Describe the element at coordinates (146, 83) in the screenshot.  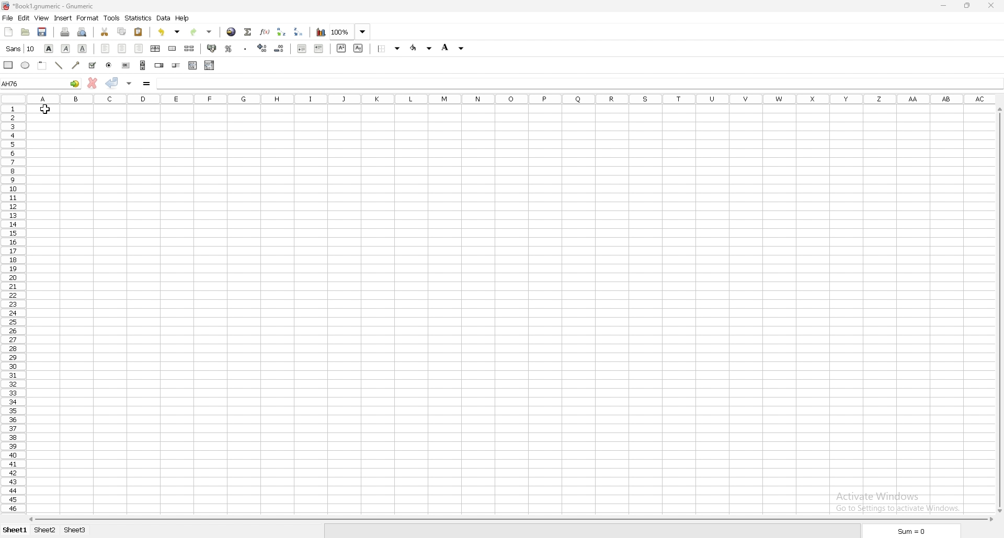
I see `formula` at that location.